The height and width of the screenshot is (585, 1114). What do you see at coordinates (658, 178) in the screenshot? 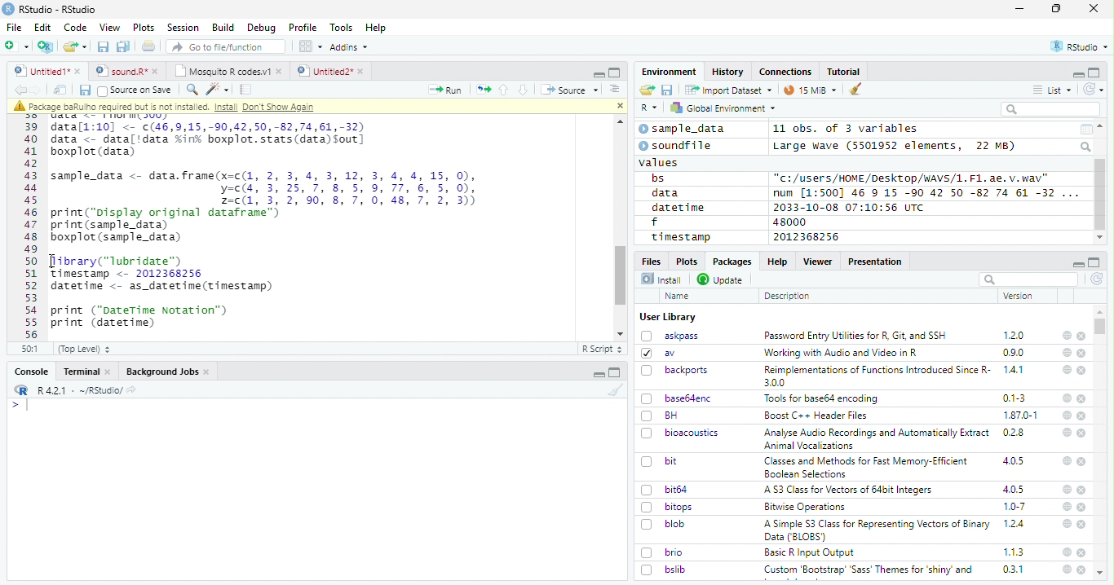
I see `bs` at bounding box center [658, 178].